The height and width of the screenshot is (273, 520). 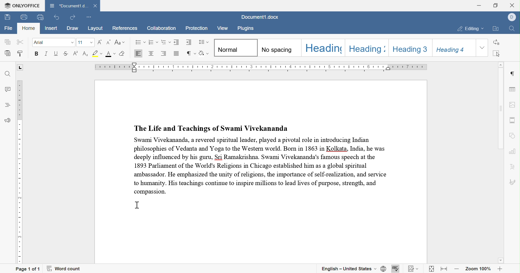 What do you see at coordinates (120, 42) in the screenshot?
I see `change case` at bounding box center [120, 42].